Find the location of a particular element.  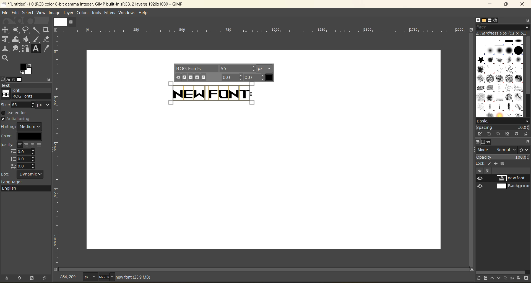

color is located at coordinates (24, 135).